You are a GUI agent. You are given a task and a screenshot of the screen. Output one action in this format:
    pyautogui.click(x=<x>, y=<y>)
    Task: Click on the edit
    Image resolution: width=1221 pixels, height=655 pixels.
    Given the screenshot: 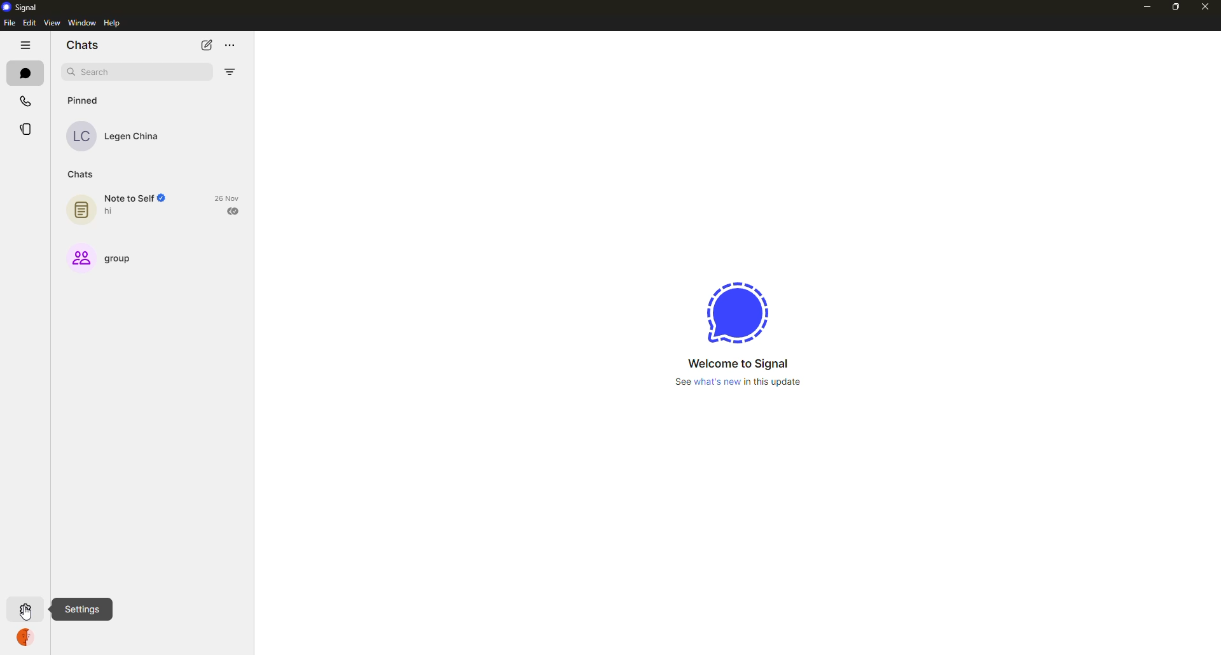 What is the action you would take?
    pyautogui.click(x=29, y=23)
    